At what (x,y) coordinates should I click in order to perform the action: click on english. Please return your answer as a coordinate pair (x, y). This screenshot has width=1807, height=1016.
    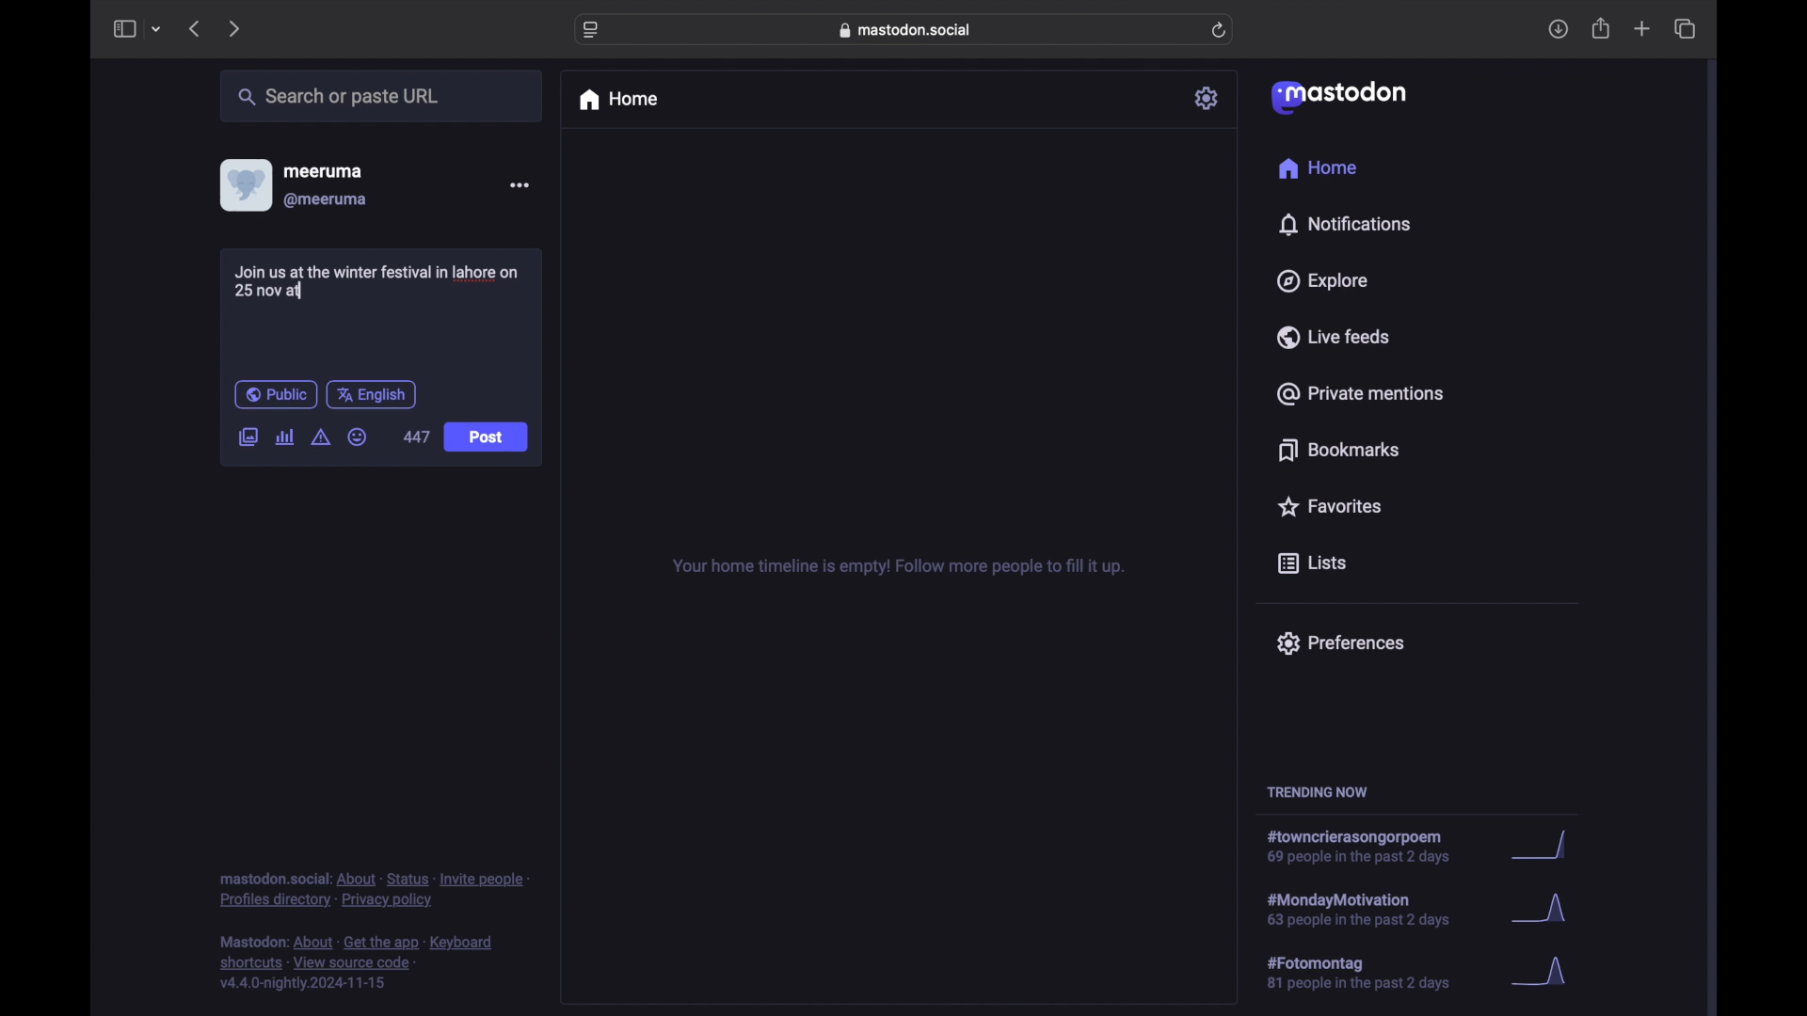
    Looking at the image, I should click on (372, 394).